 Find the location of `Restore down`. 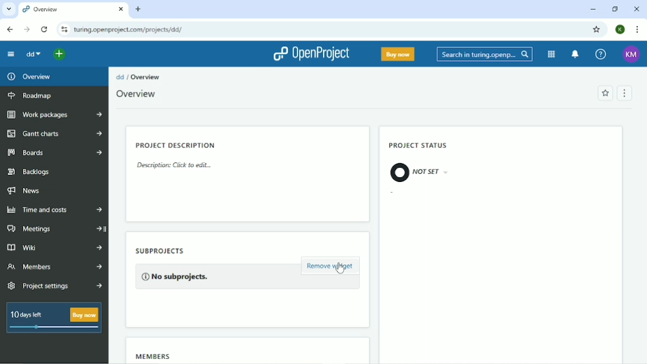

Restore down is located at coordinates (614, 9).